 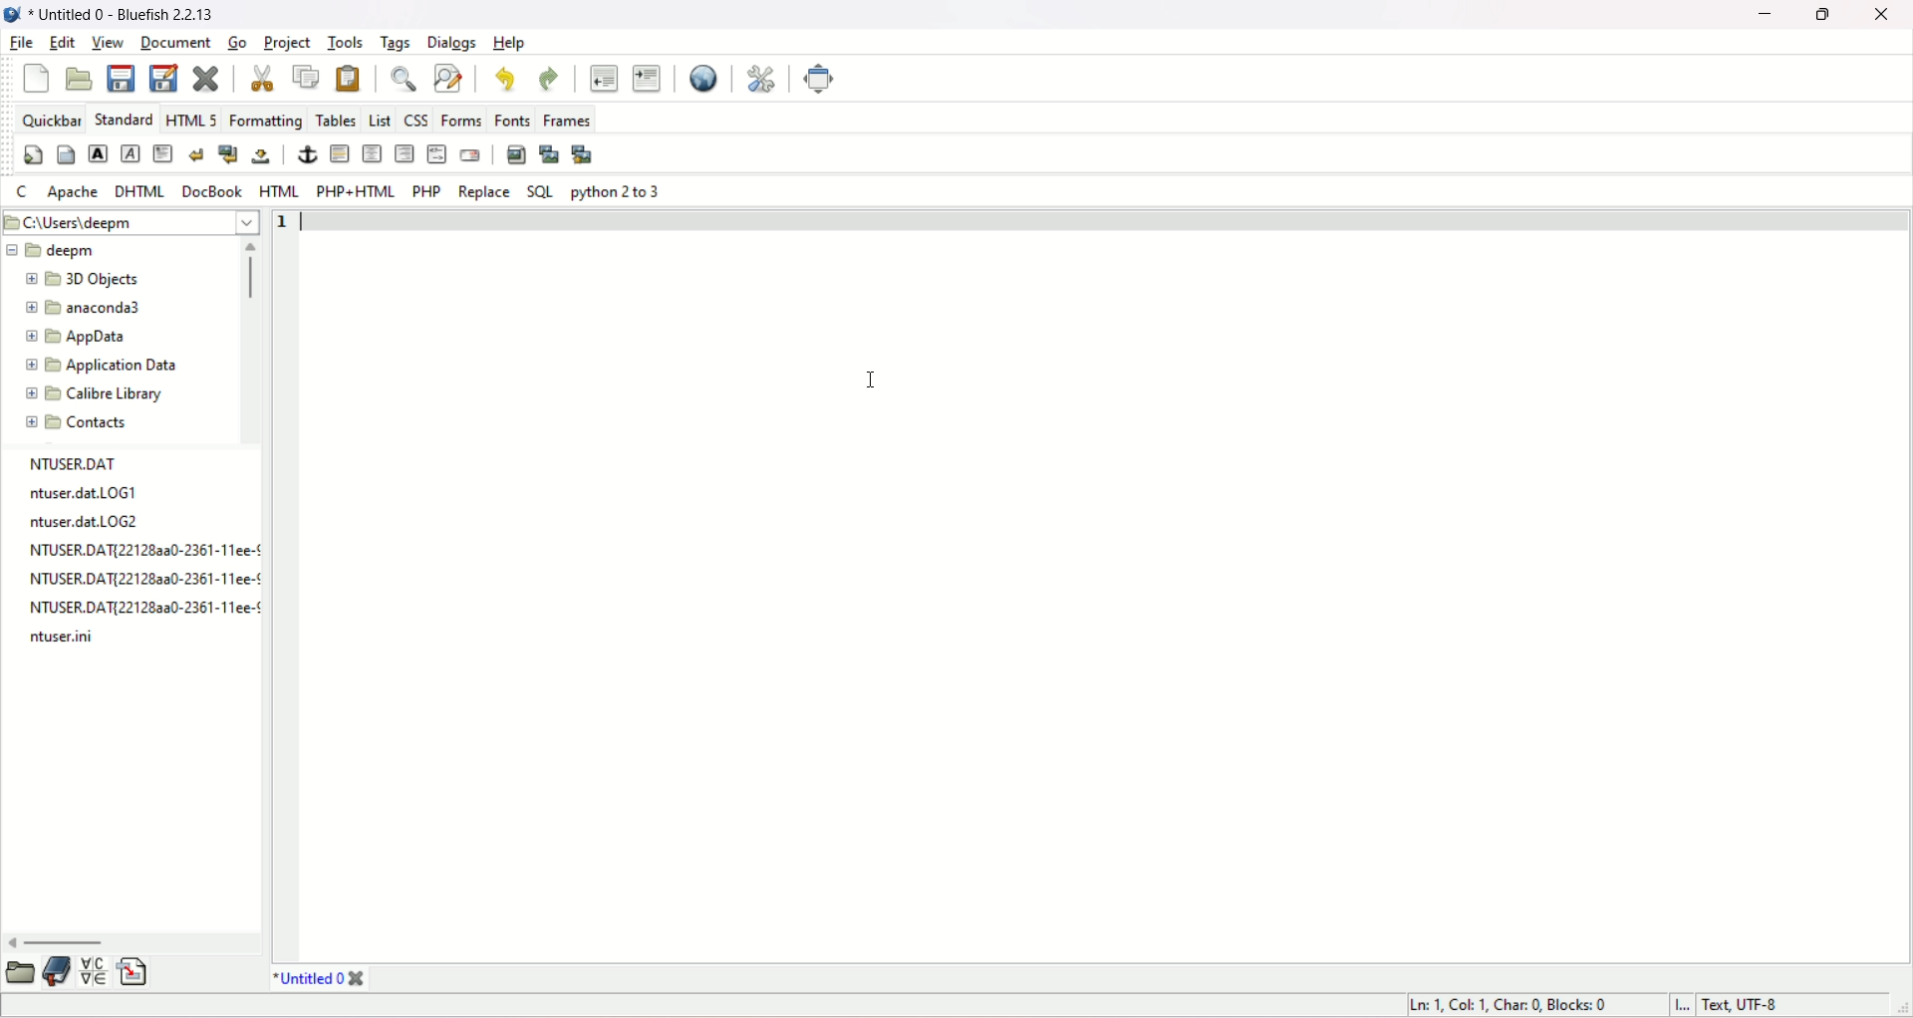 What do you see at coordinates (65, 155) in the screenshot?
I see `body` at bounding box center [65, 155].